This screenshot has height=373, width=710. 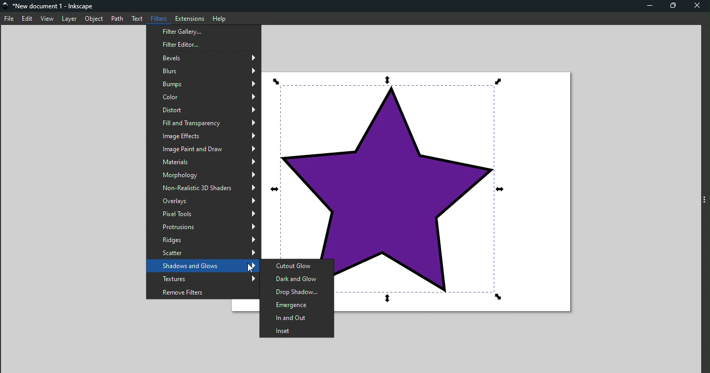 I want to click on In and out, so click(x=296, y=318).